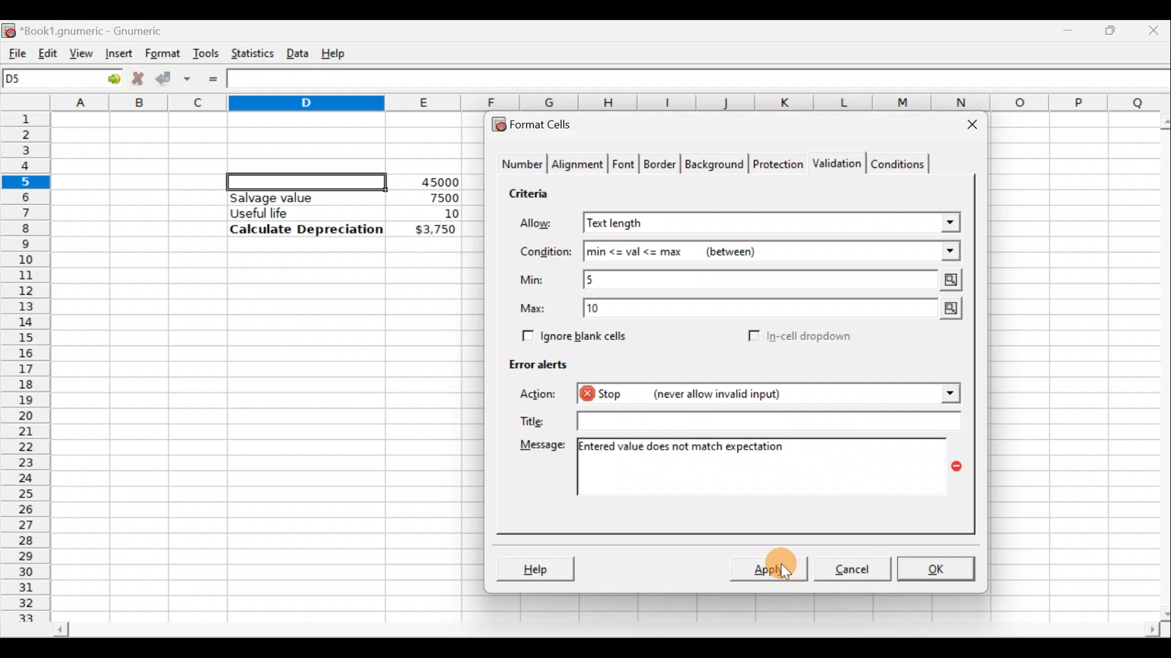 The image size is (1171, 658). What do you see at coordinates (535, 568) in the screenshot?
I see `Help` at bounding box center [535, 568].